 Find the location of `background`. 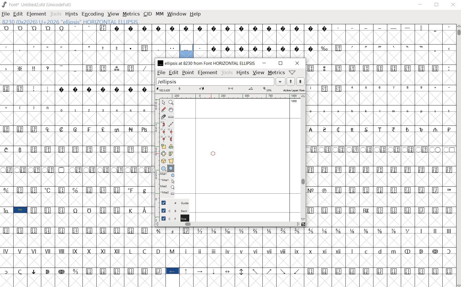

background is located at coordinates (173, 210).